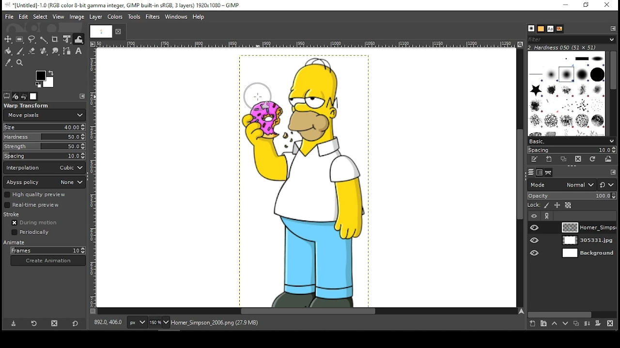 The width and height of the screenshot is (620, 348). Describe the element at coordinates (221, 323) in the screenshot. I see `homer_simpson_2006.png (27.9 mb)` at that location.